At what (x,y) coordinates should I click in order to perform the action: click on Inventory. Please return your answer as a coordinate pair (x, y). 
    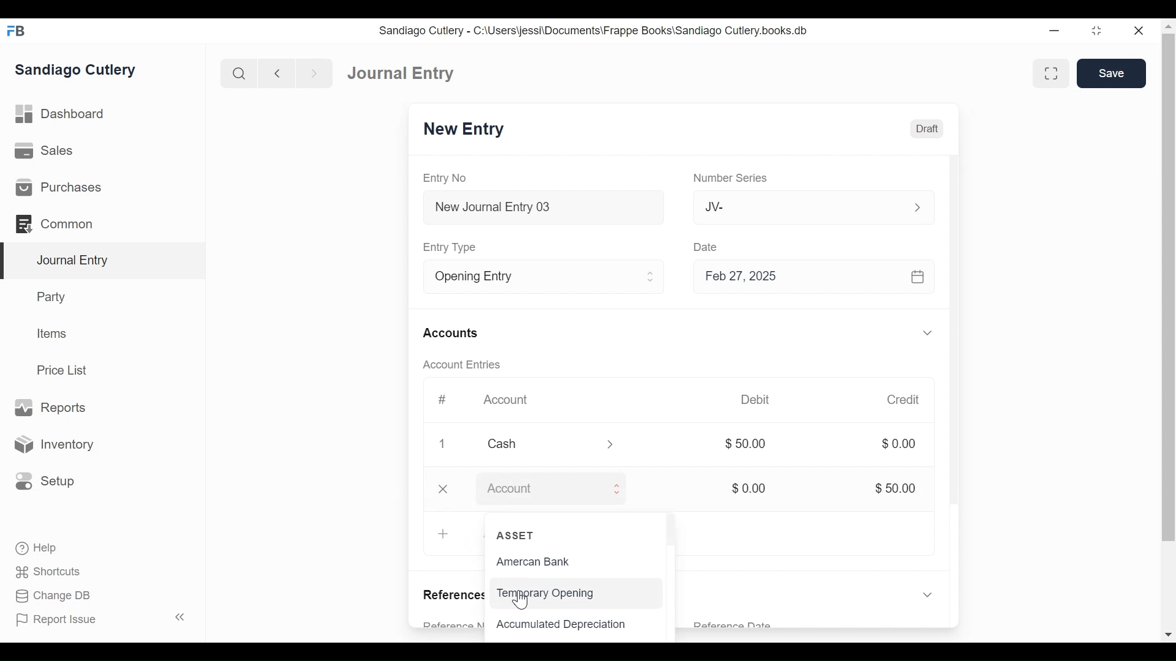
    Looking at the image, I should click on (53, 444).